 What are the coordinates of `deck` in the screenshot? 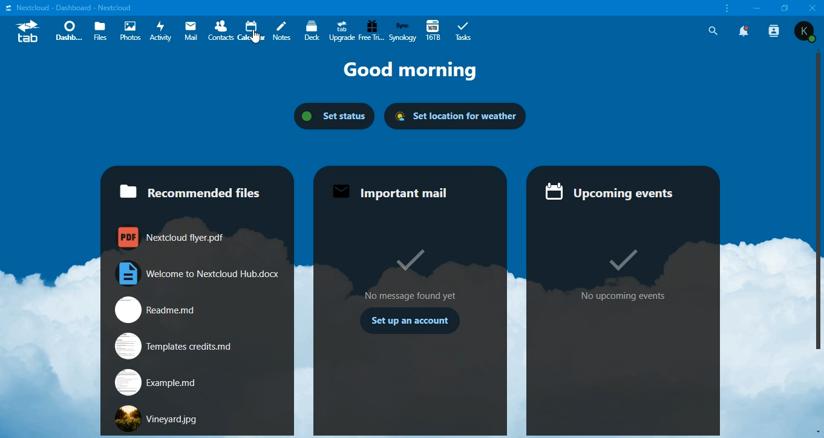 It's located at (313, 31).